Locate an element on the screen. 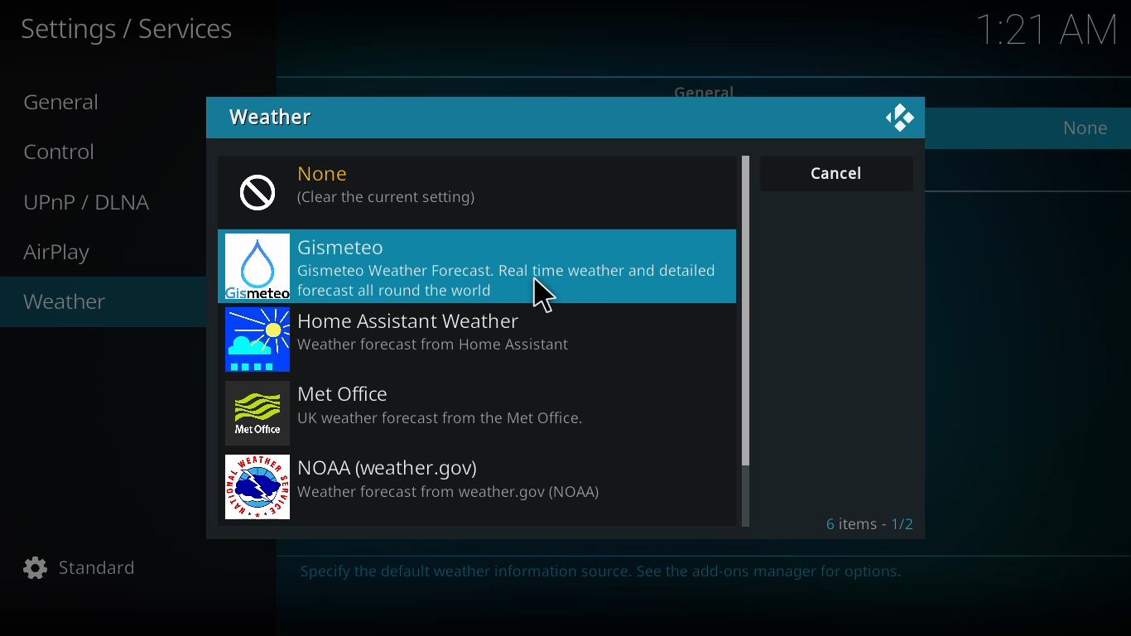 This screenshot has width=1131, height=636. cursor is located at coordinates (544, 294).